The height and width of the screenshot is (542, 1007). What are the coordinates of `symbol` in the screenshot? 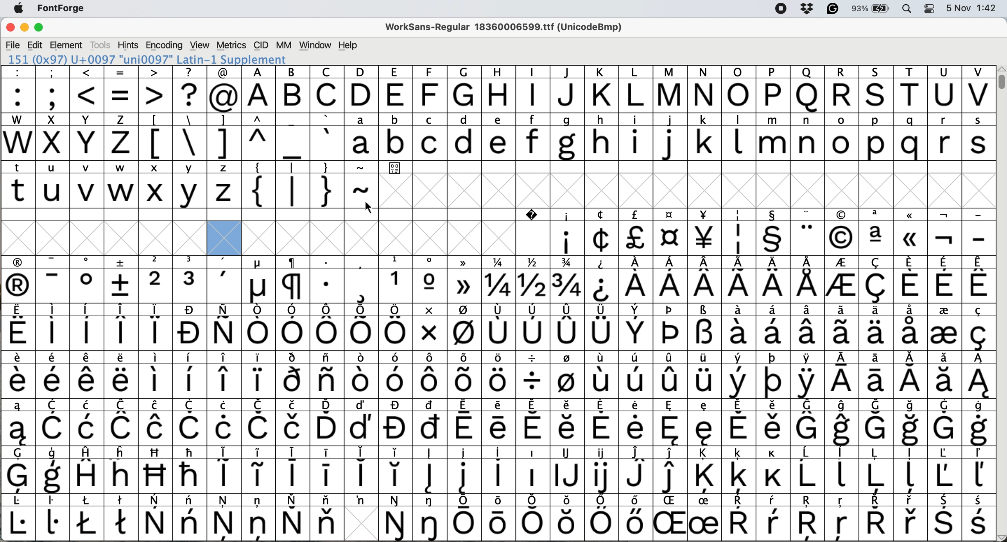 It's located at (361, 500).